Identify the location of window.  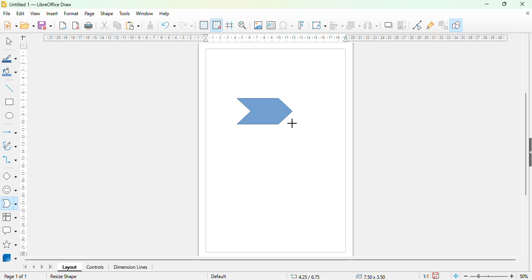
(144, 14).